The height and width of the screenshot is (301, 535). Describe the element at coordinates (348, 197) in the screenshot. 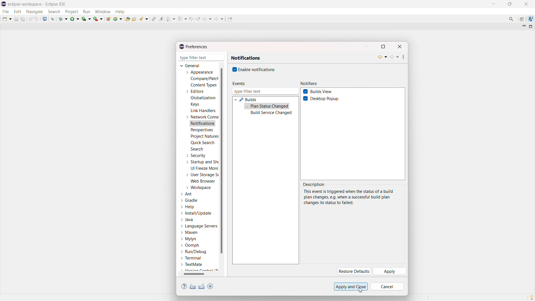

I see `description` at that location.